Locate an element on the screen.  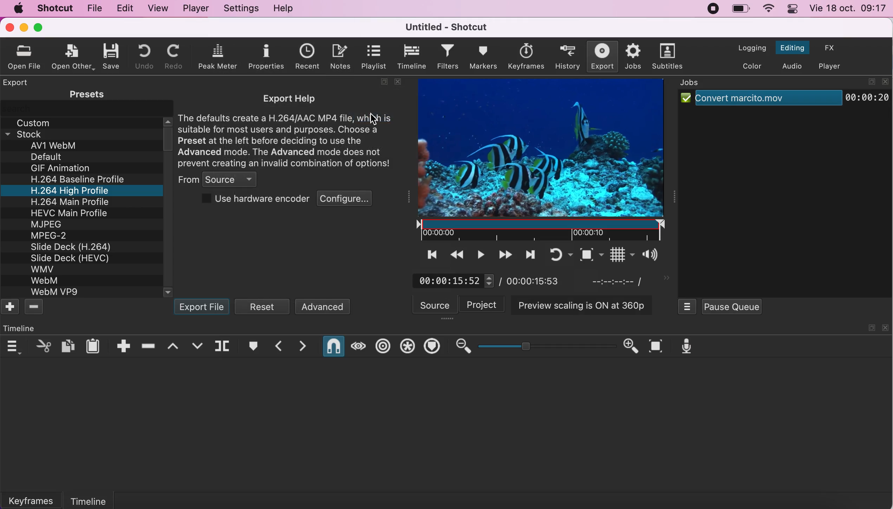
zoom graduation is located at coordinates (547, 347).